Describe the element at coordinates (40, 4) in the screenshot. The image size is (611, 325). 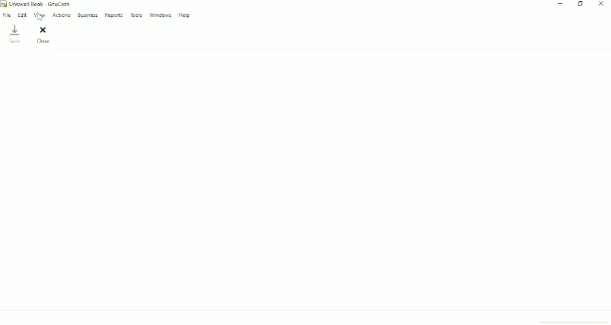
I see `unsaved book - gnucash` at that location.